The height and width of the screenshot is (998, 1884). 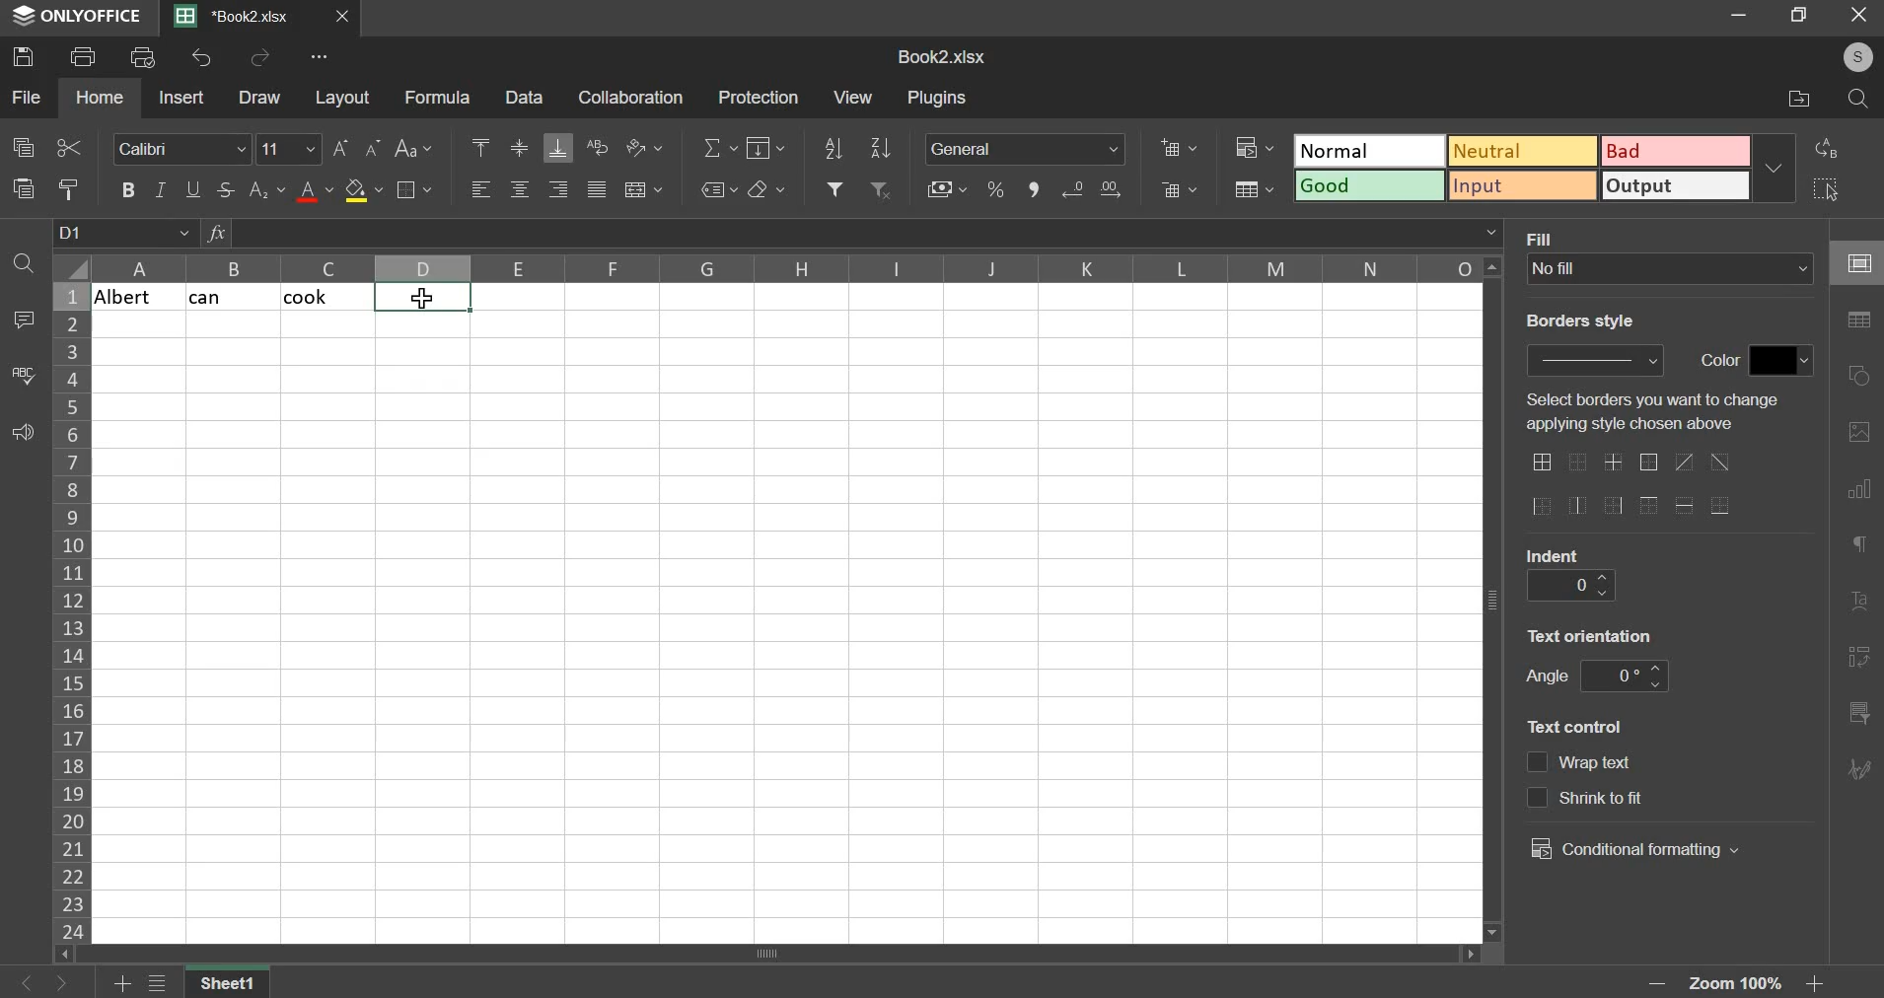 I want to click on align left, so click(x=480, y=190).